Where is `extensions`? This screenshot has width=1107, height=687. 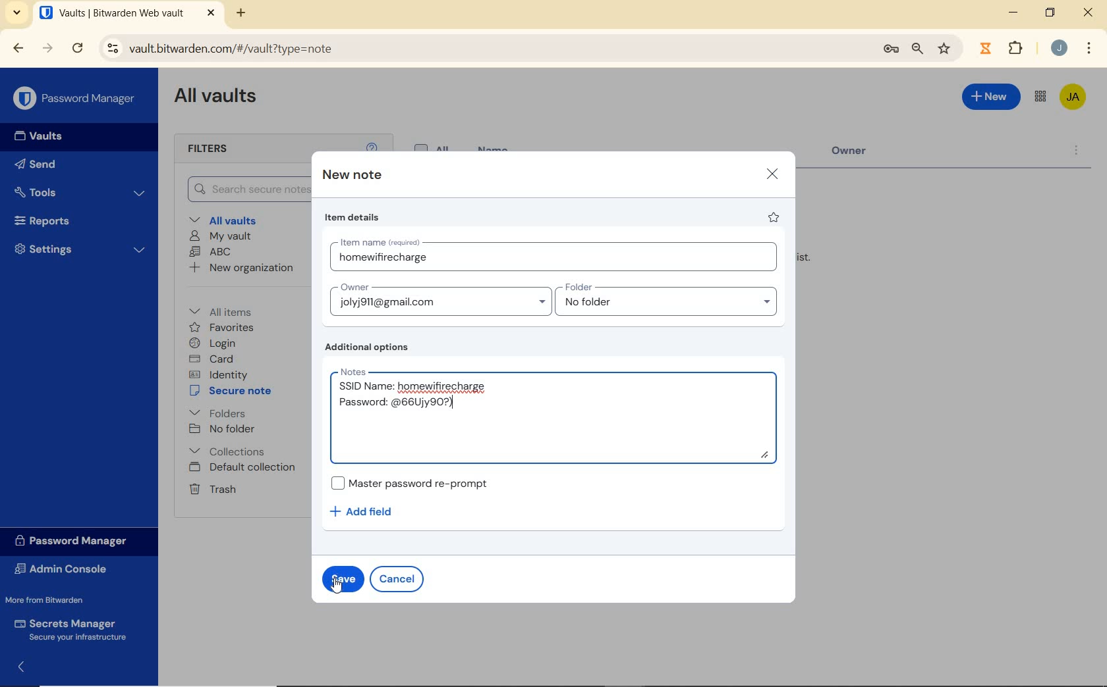 extensions is located at coordinates (984, 49).